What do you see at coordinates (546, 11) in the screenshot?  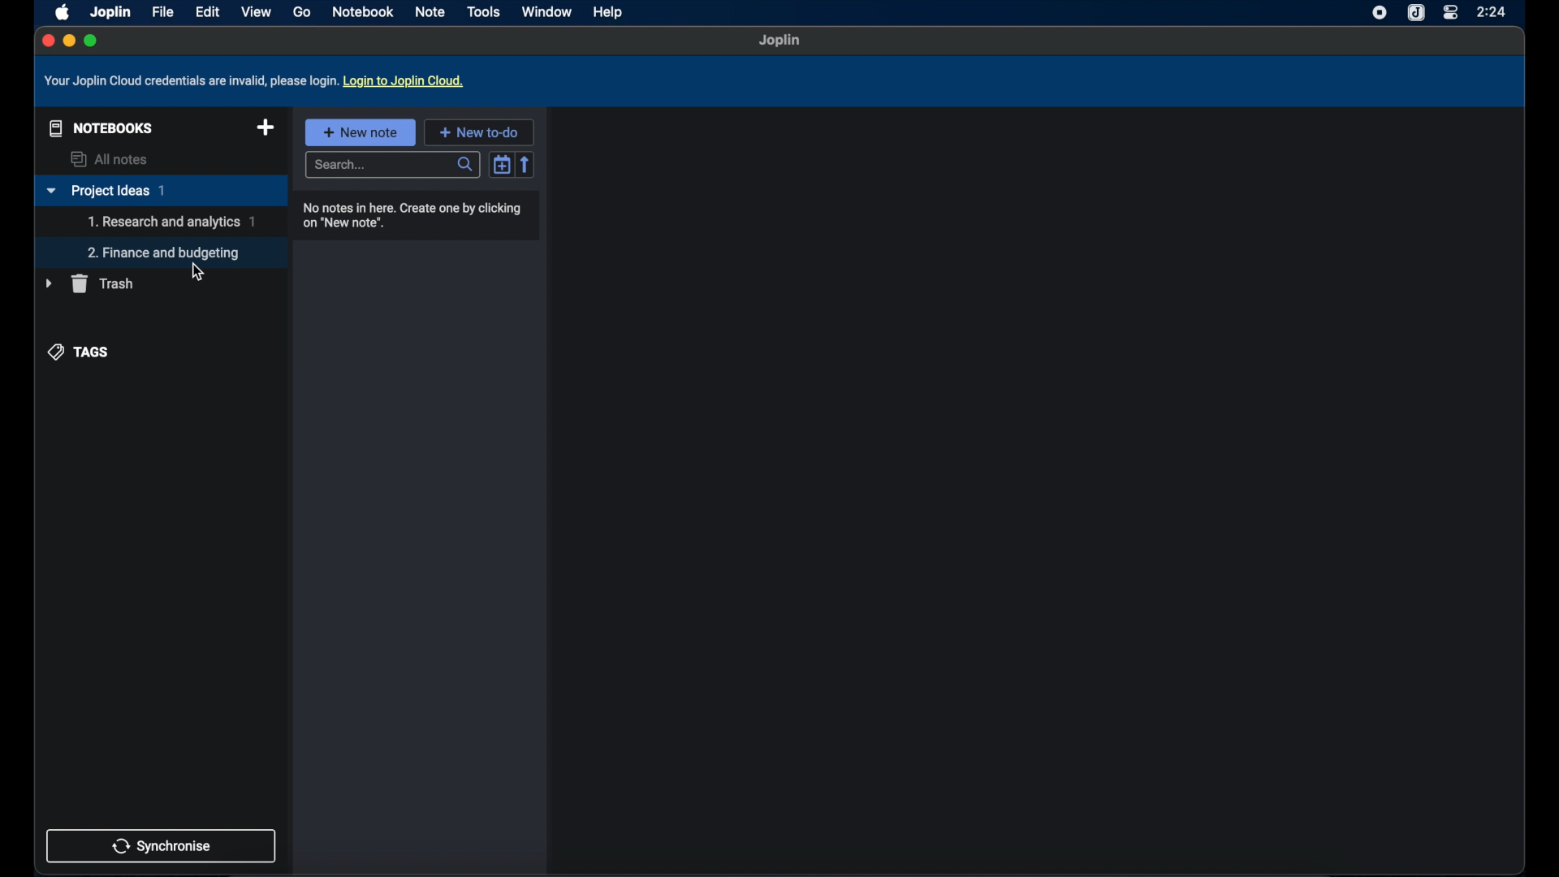 I see `window` at bounding box center [546, 11].